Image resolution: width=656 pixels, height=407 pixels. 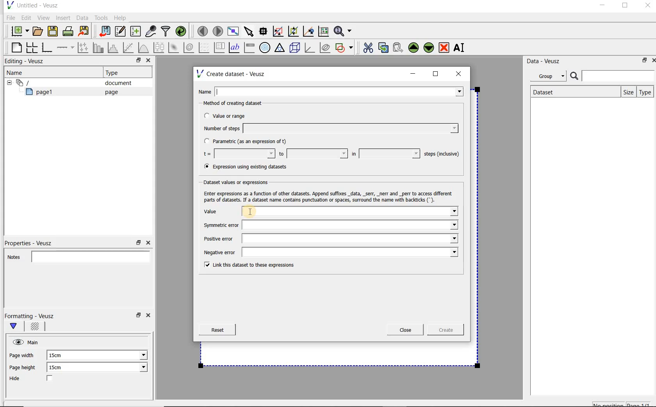 What do you see at coordinates (150, 317) in the screenshot?
I see `Close` at bounding box center [150, 317].